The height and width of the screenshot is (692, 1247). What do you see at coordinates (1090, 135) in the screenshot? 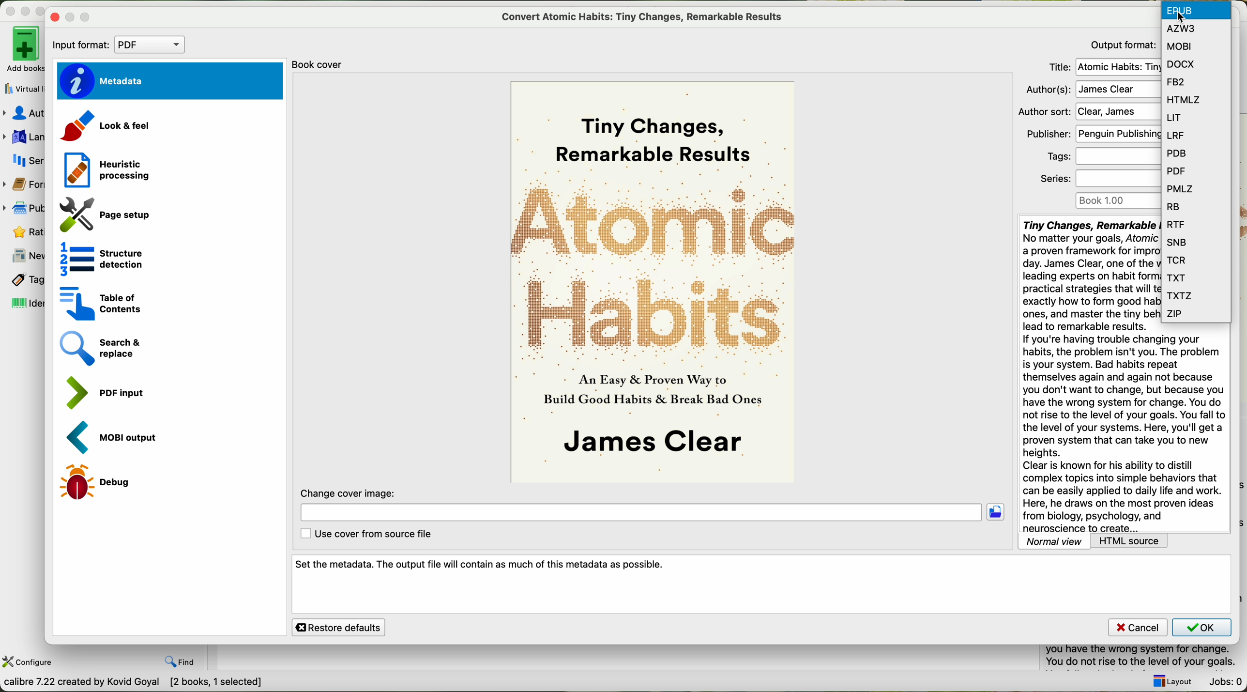
I see `publisher` at bounding box center [1090, 135].